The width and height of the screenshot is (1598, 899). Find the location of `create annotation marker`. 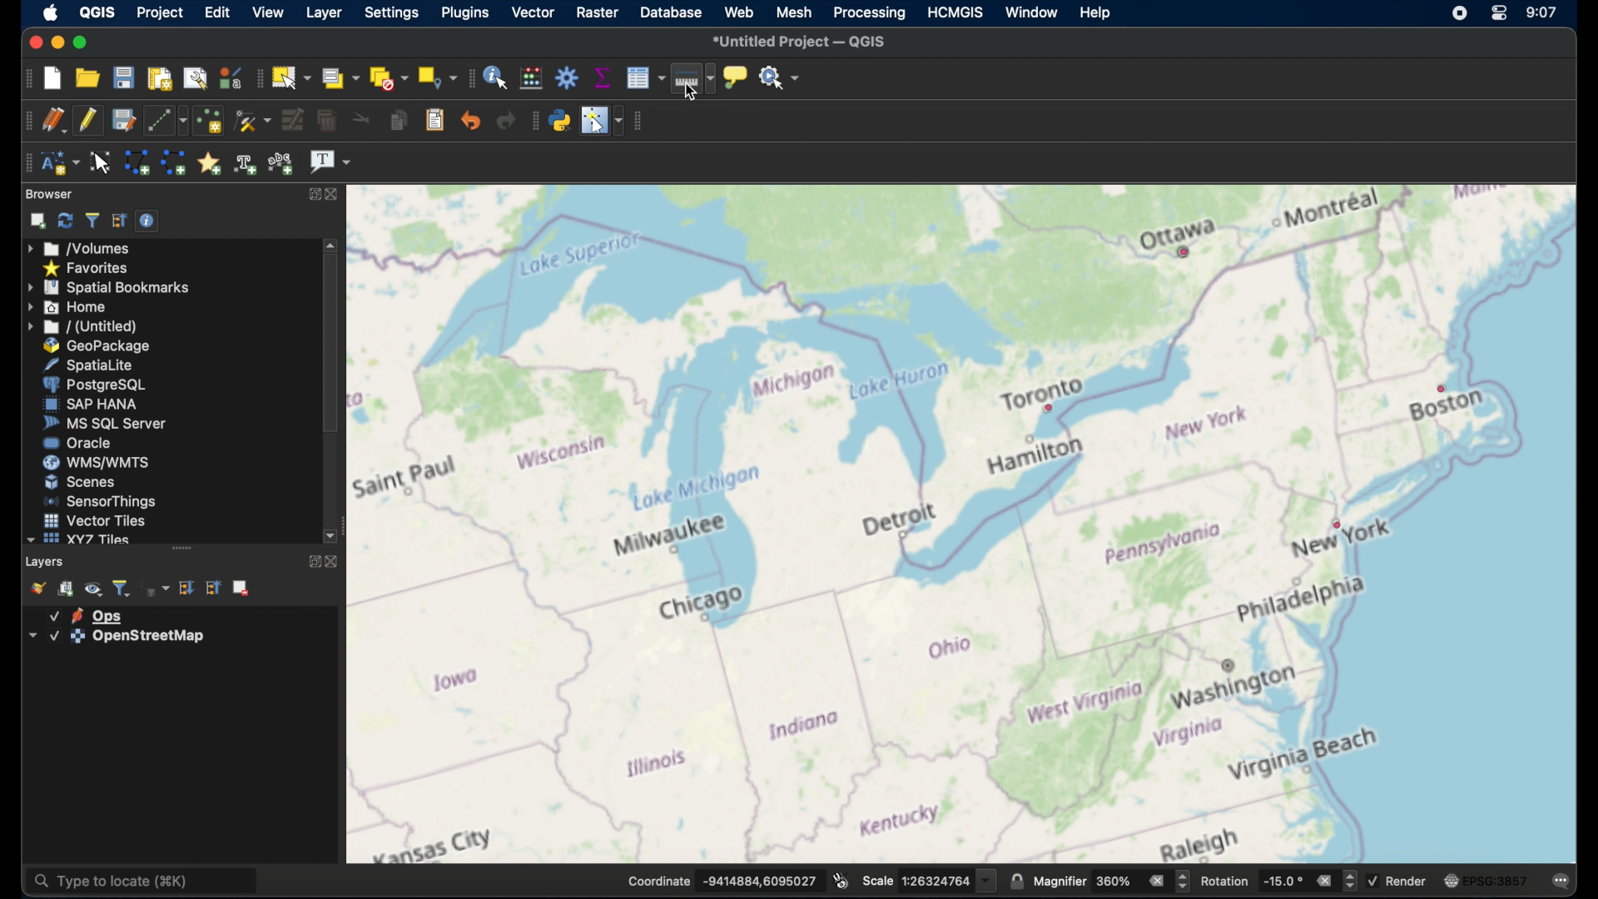

create annotation marker is located at coordinates (209, 161).